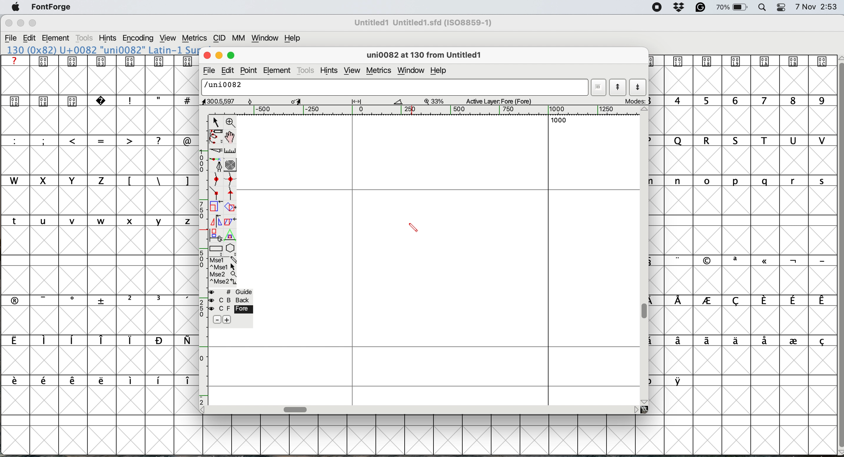  I want to click on metrics, so click(378, 70).